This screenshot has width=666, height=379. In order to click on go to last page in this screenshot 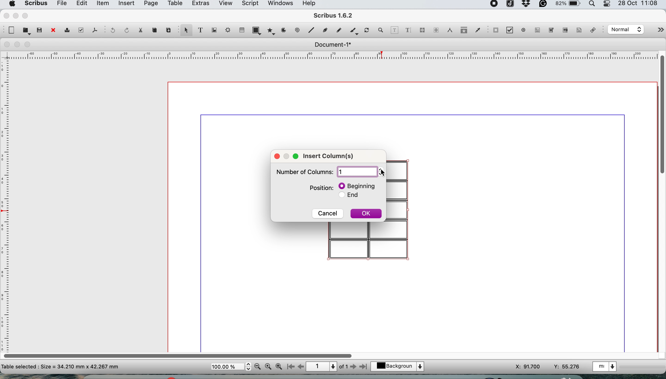, I will do `click(364, 366)`.